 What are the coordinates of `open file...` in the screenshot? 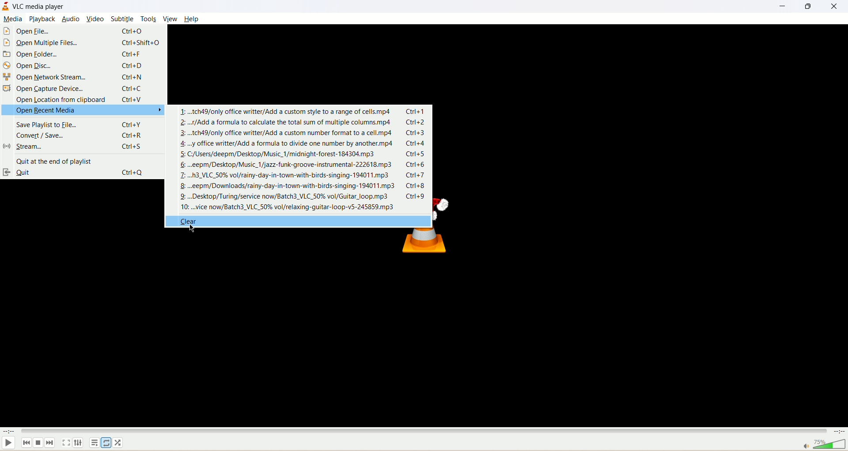 It's located at (27, 31).